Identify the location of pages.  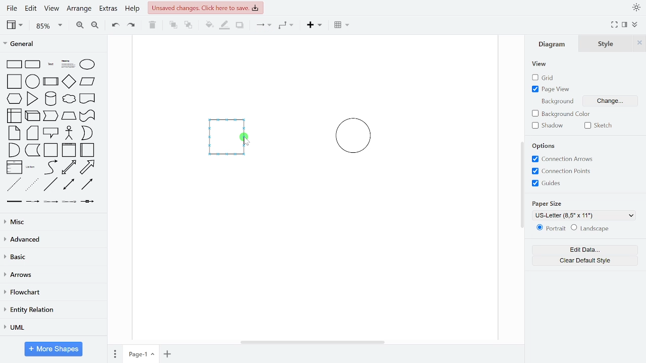
(114, 352).